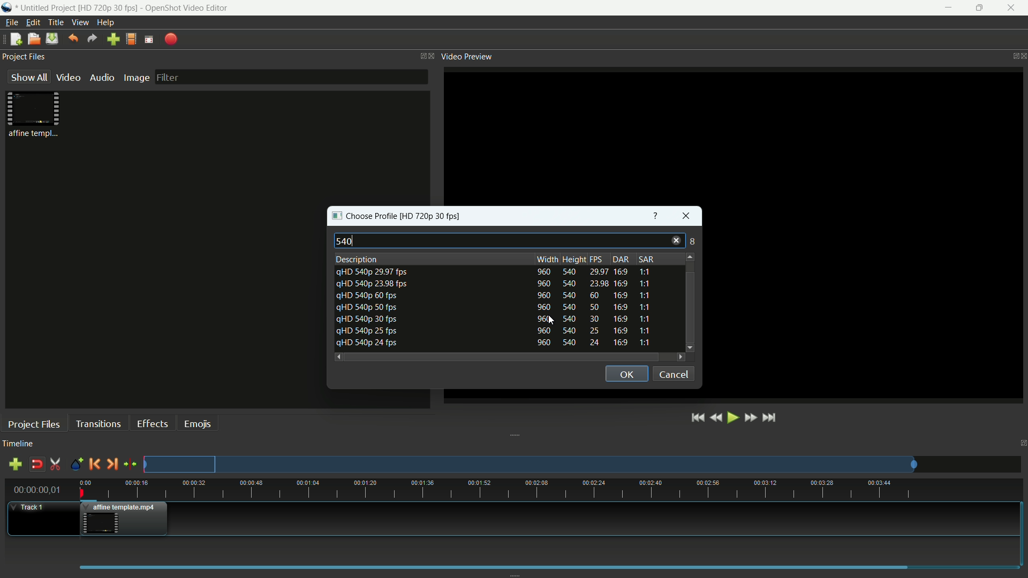 Image resolution: width=1028 pixels, height=578 pixels. What do you see at coordinates (46, 8) in the screenshot?
I see `project name` at bounding box center [46, 8].